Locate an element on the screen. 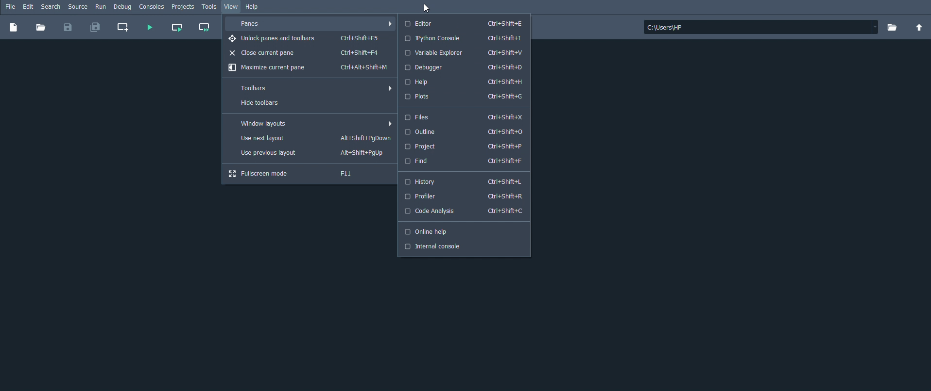 The width and height of the screenshot is (931, 391). New file is located at coordinates (14, 28).